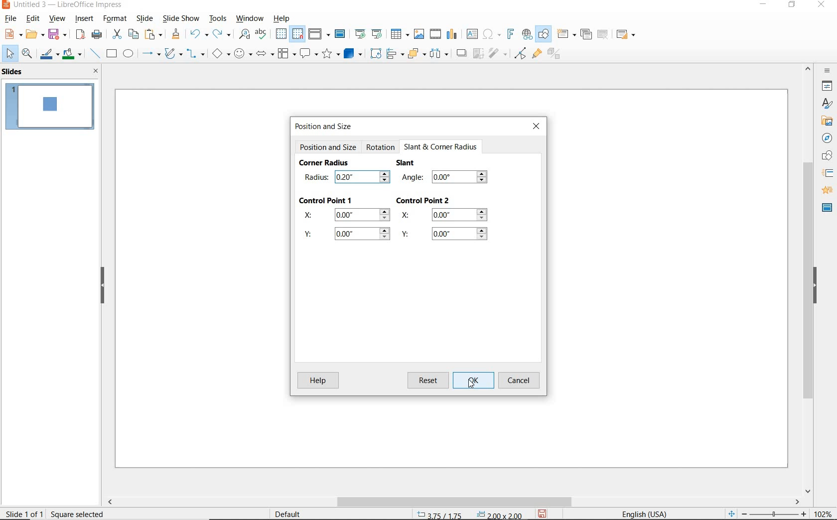 This screenshot has height=520, width=837. I want to click on styles, so click(827, 104).